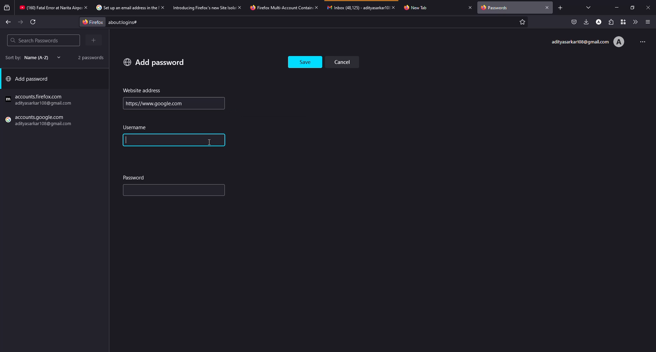 The width and height of the screenshot is (656, 352). What do you see at coordinates (211, 142) in the screenshot?
I see `cursor` at bounding box center [211, 142].